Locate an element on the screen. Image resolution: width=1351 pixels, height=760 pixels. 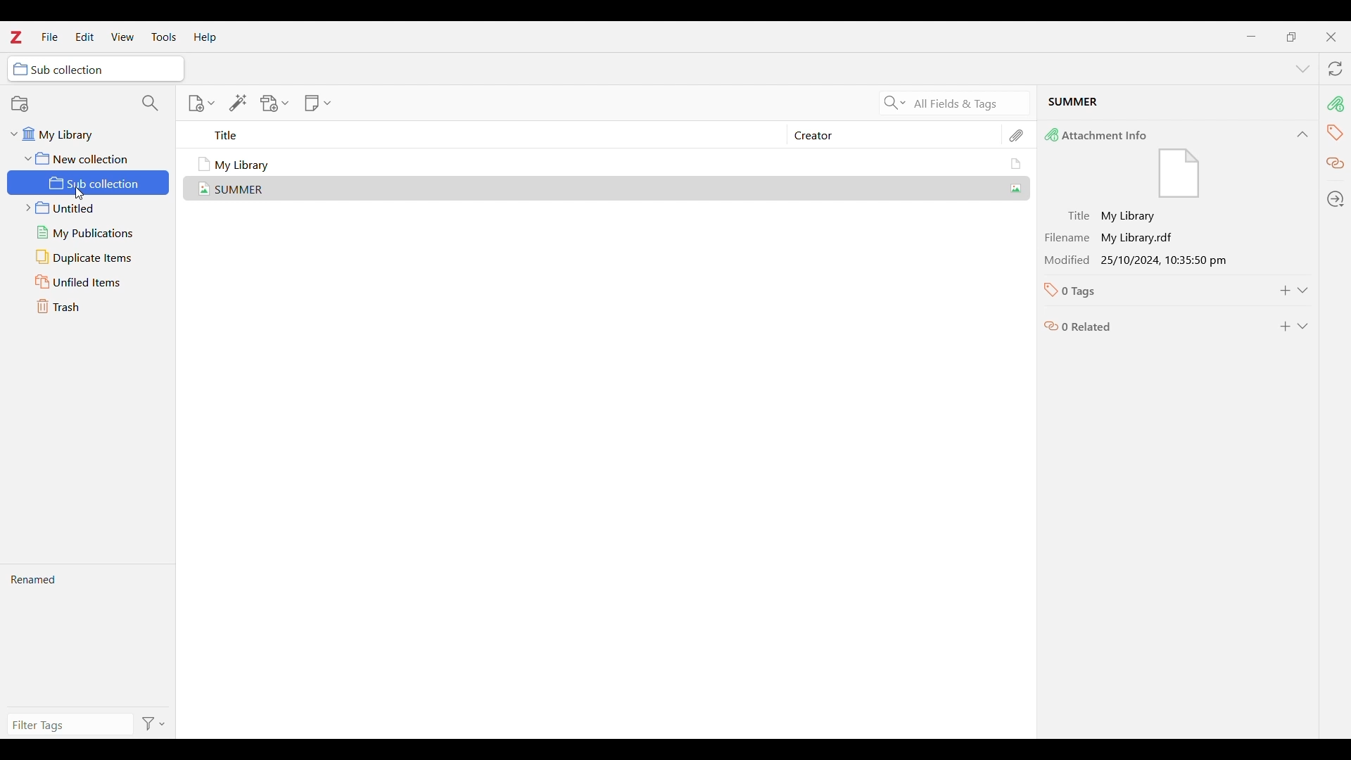
Current search criteria is located at coordinates (968, 103).